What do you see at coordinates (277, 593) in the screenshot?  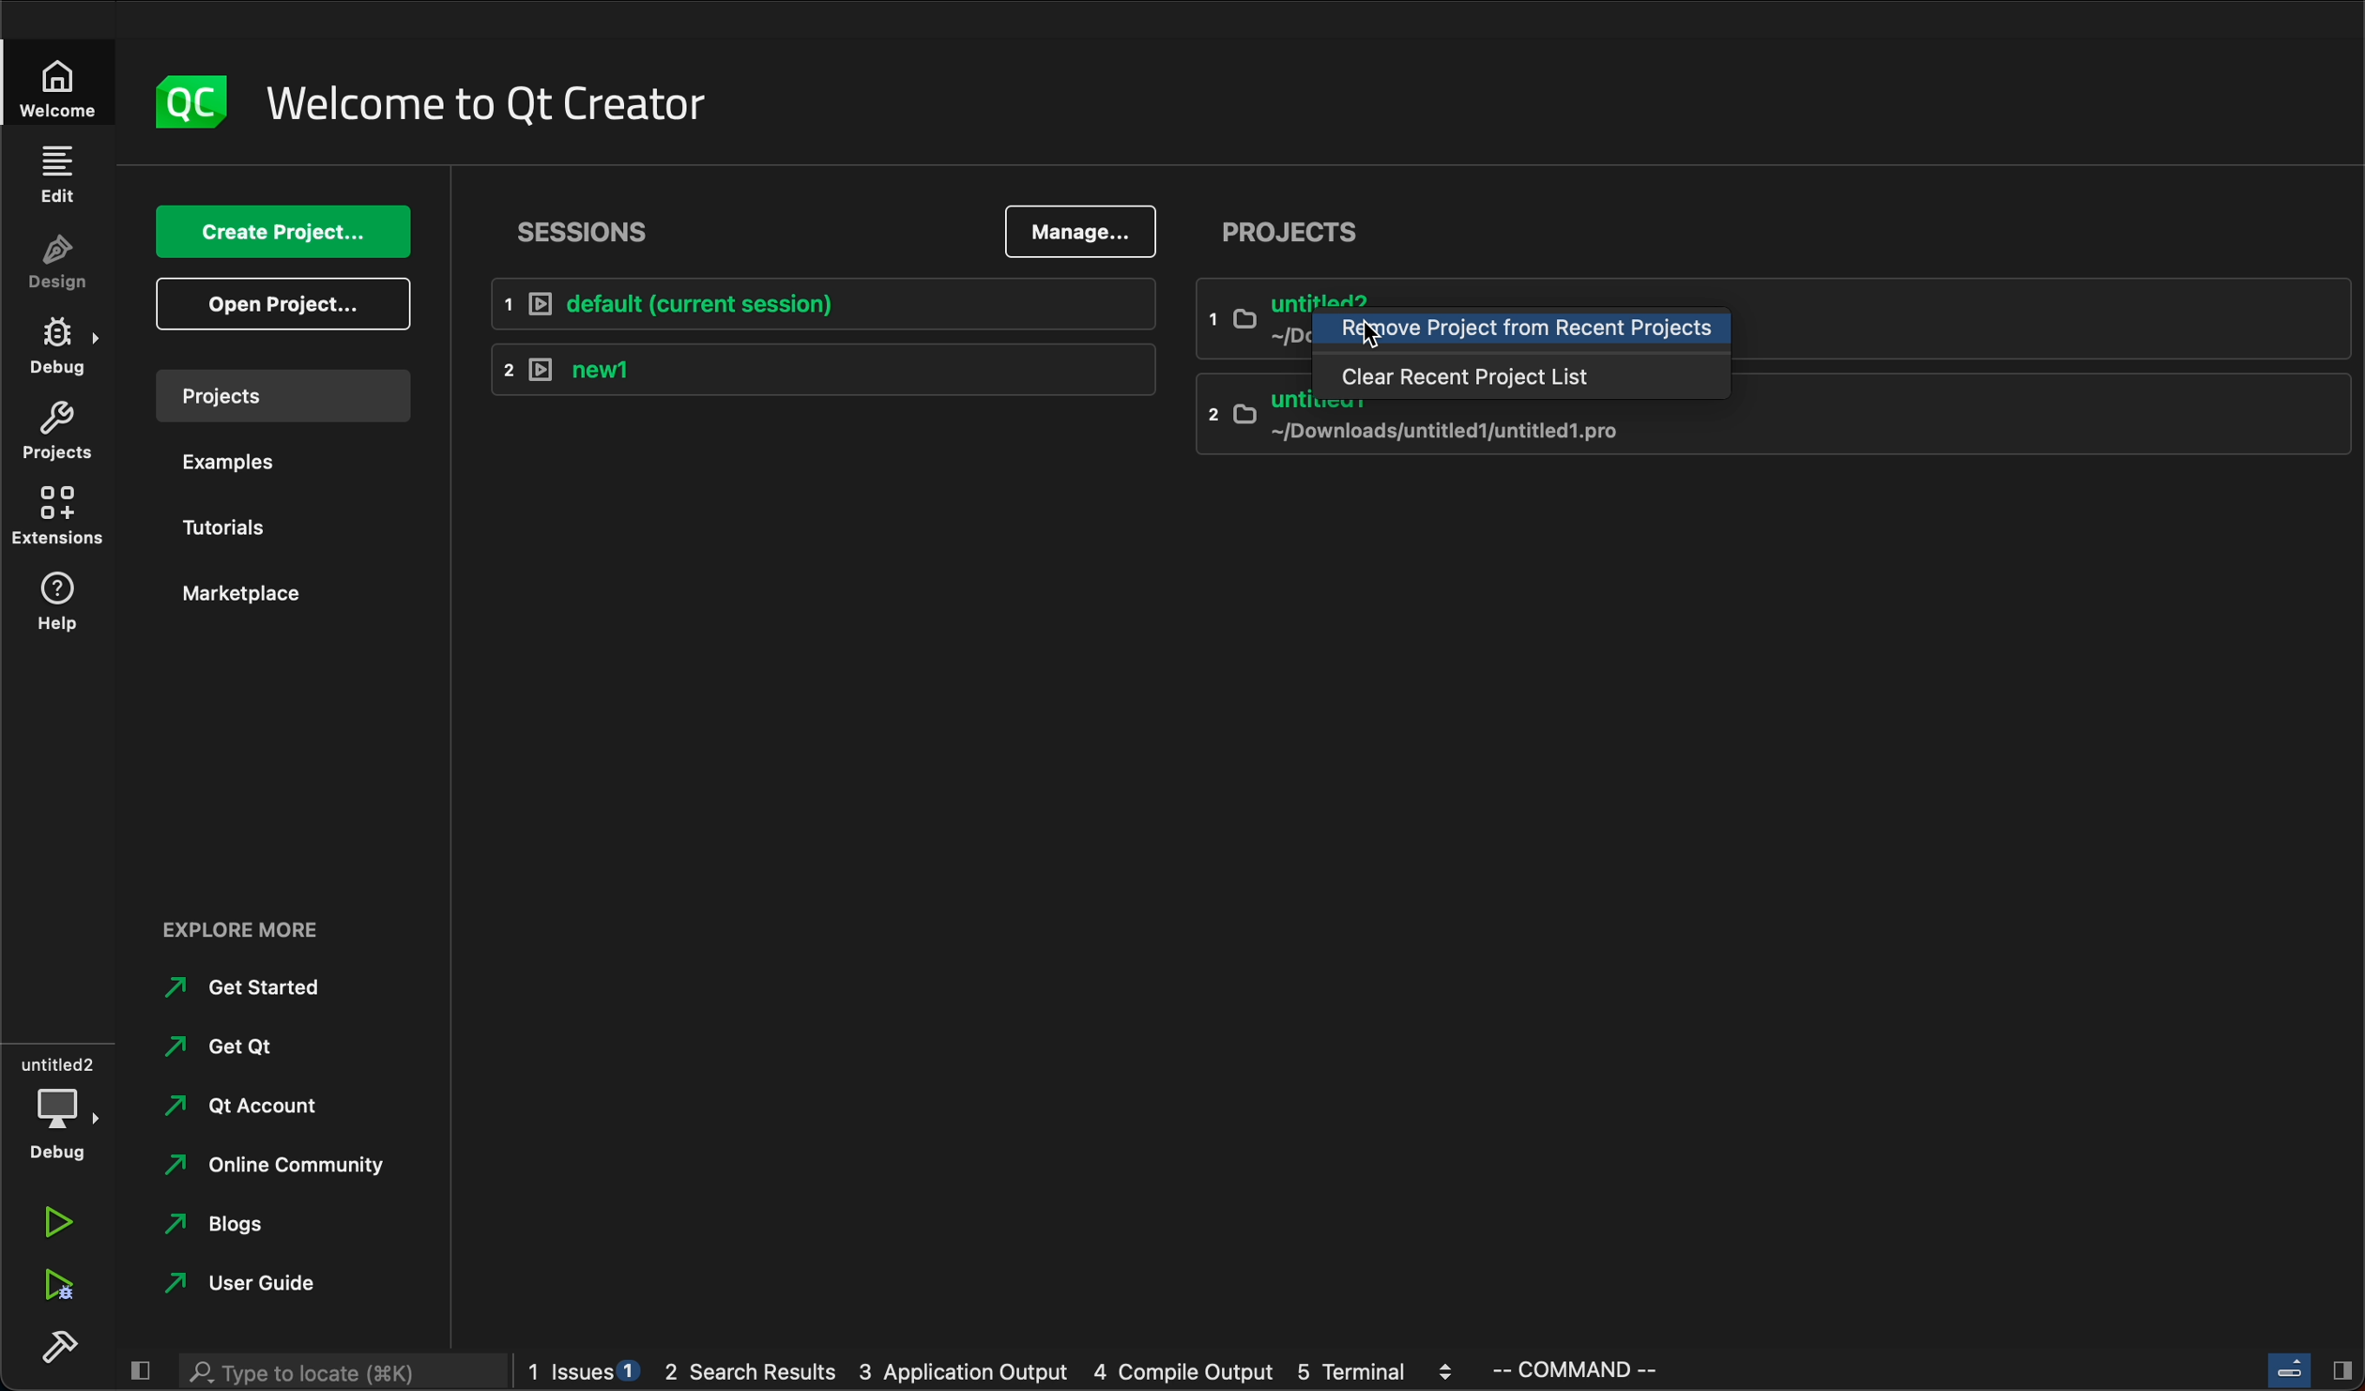 I see `marketplace` at bounding box center [277, 593].